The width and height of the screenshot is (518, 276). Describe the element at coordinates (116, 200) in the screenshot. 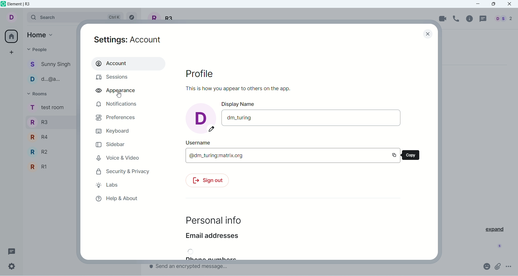

I see `help & about` at that location.